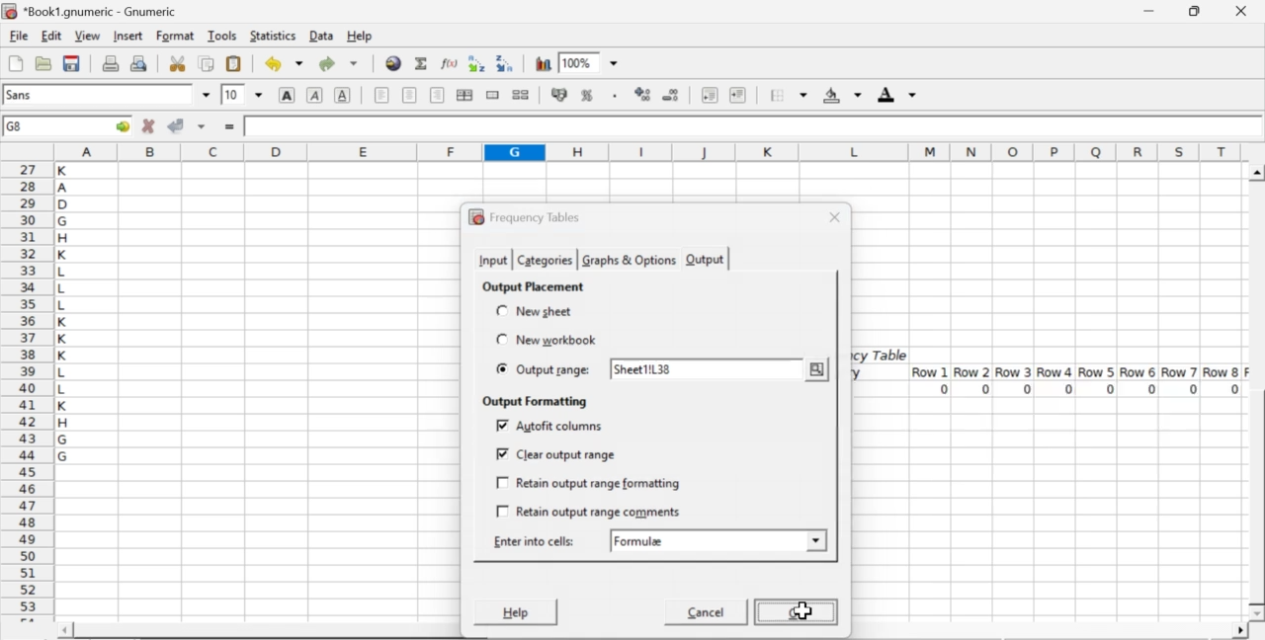  Describe the element at coordinates (613, 96) in the screenshot. I see `Set the format of the selected cells to include a thousands separator` at that location.